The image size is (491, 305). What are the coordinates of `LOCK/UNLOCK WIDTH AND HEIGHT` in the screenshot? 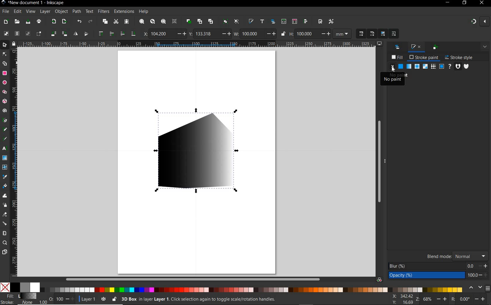 It's located at (283, 34).